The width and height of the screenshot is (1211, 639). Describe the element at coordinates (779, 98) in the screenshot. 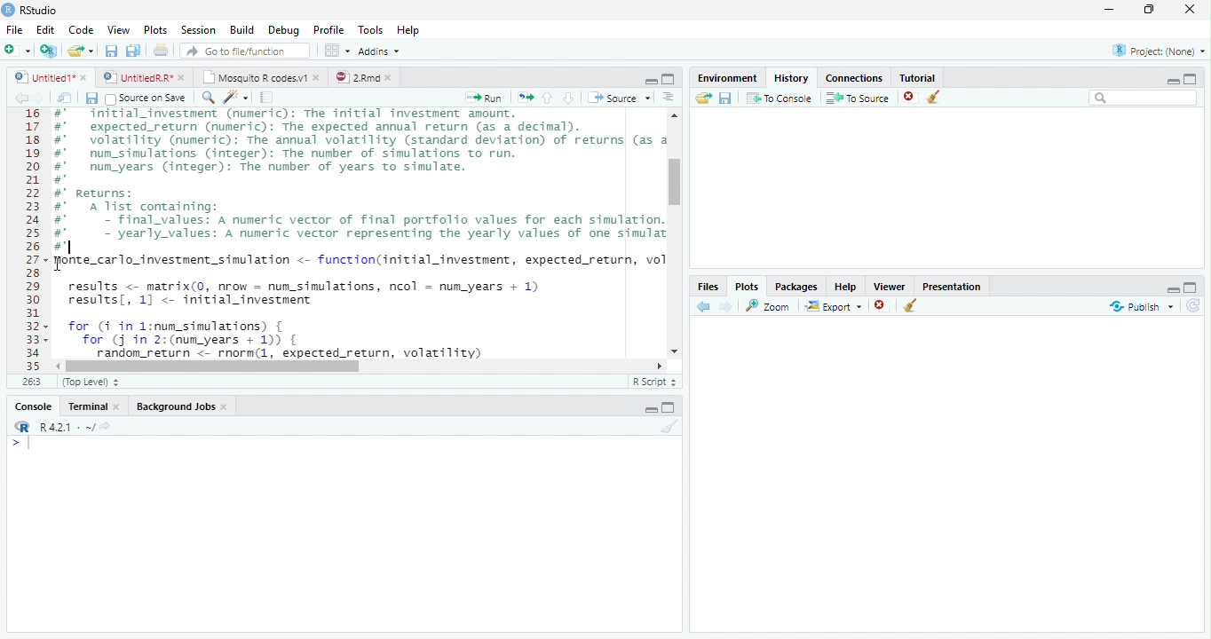

I see `To Console` at that location.